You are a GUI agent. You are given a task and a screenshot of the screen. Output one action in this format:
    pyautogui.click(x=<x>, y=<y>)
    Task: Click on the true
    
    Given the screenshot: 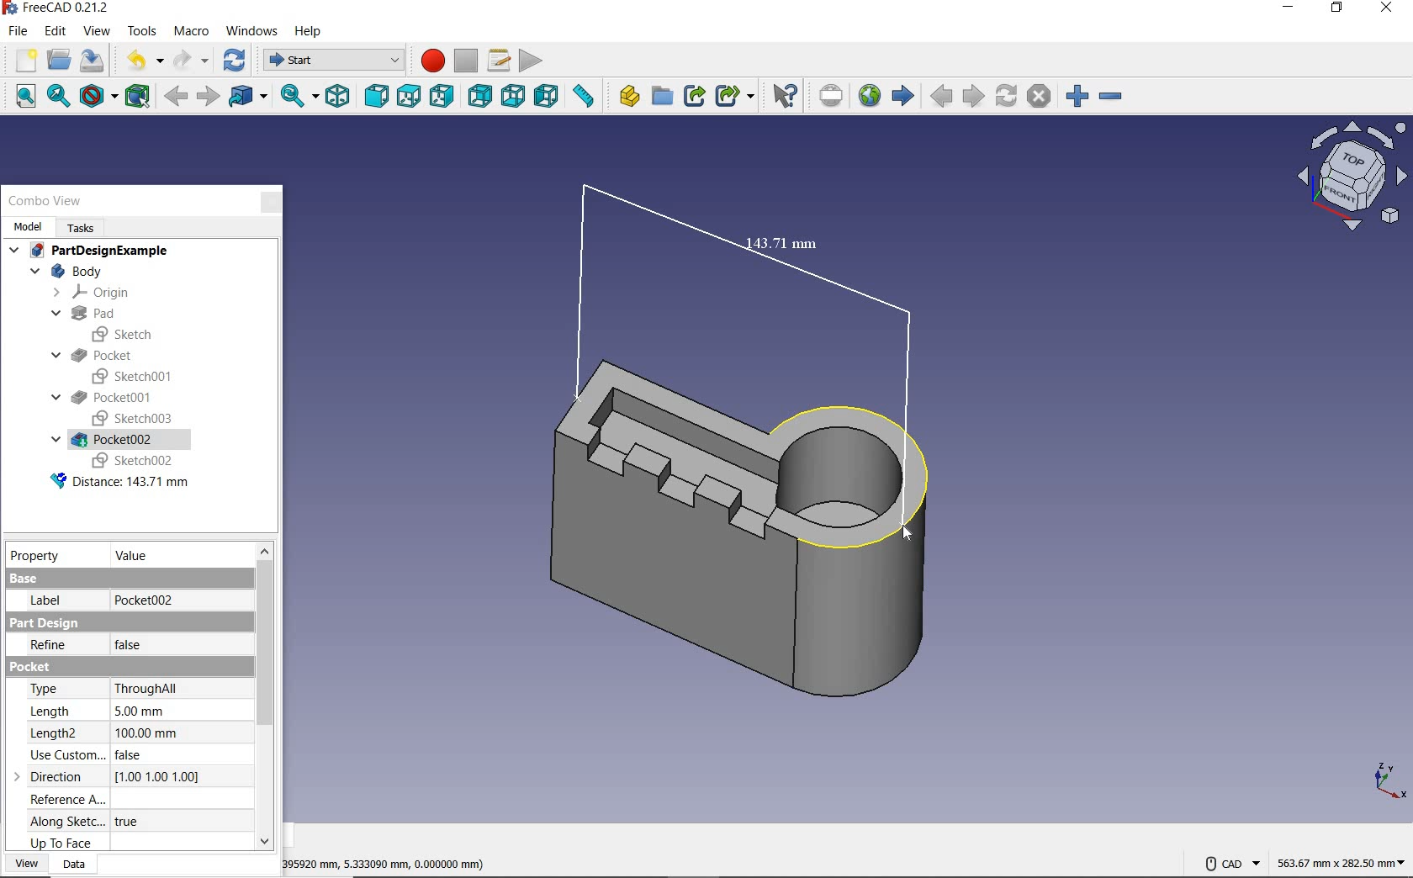 What is the action you would take?
    pyautogui.click(x=128, y=822)
    